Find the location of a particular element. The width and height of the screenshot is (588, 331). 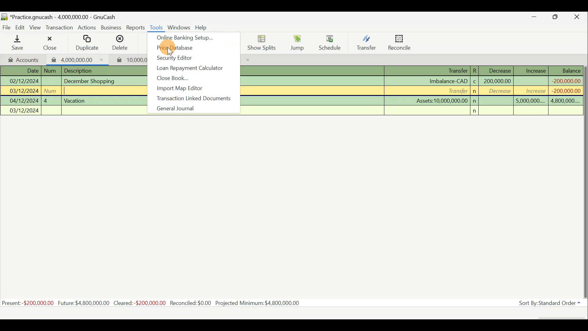

Transaction linked documents is located at coordinates (192, 98).